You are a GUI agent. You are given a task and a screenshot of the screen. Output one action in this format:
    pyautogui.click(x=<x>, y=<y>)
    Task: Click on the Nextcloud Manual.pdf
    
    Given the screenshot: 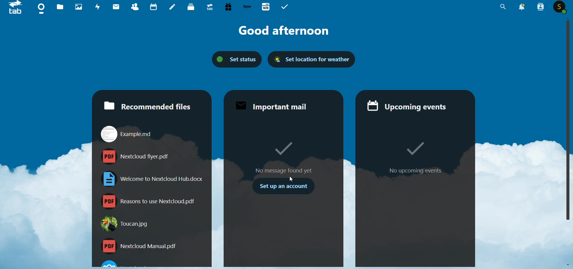 What is the action you would take?
    pyautogui.click(x=138, y=247)
    